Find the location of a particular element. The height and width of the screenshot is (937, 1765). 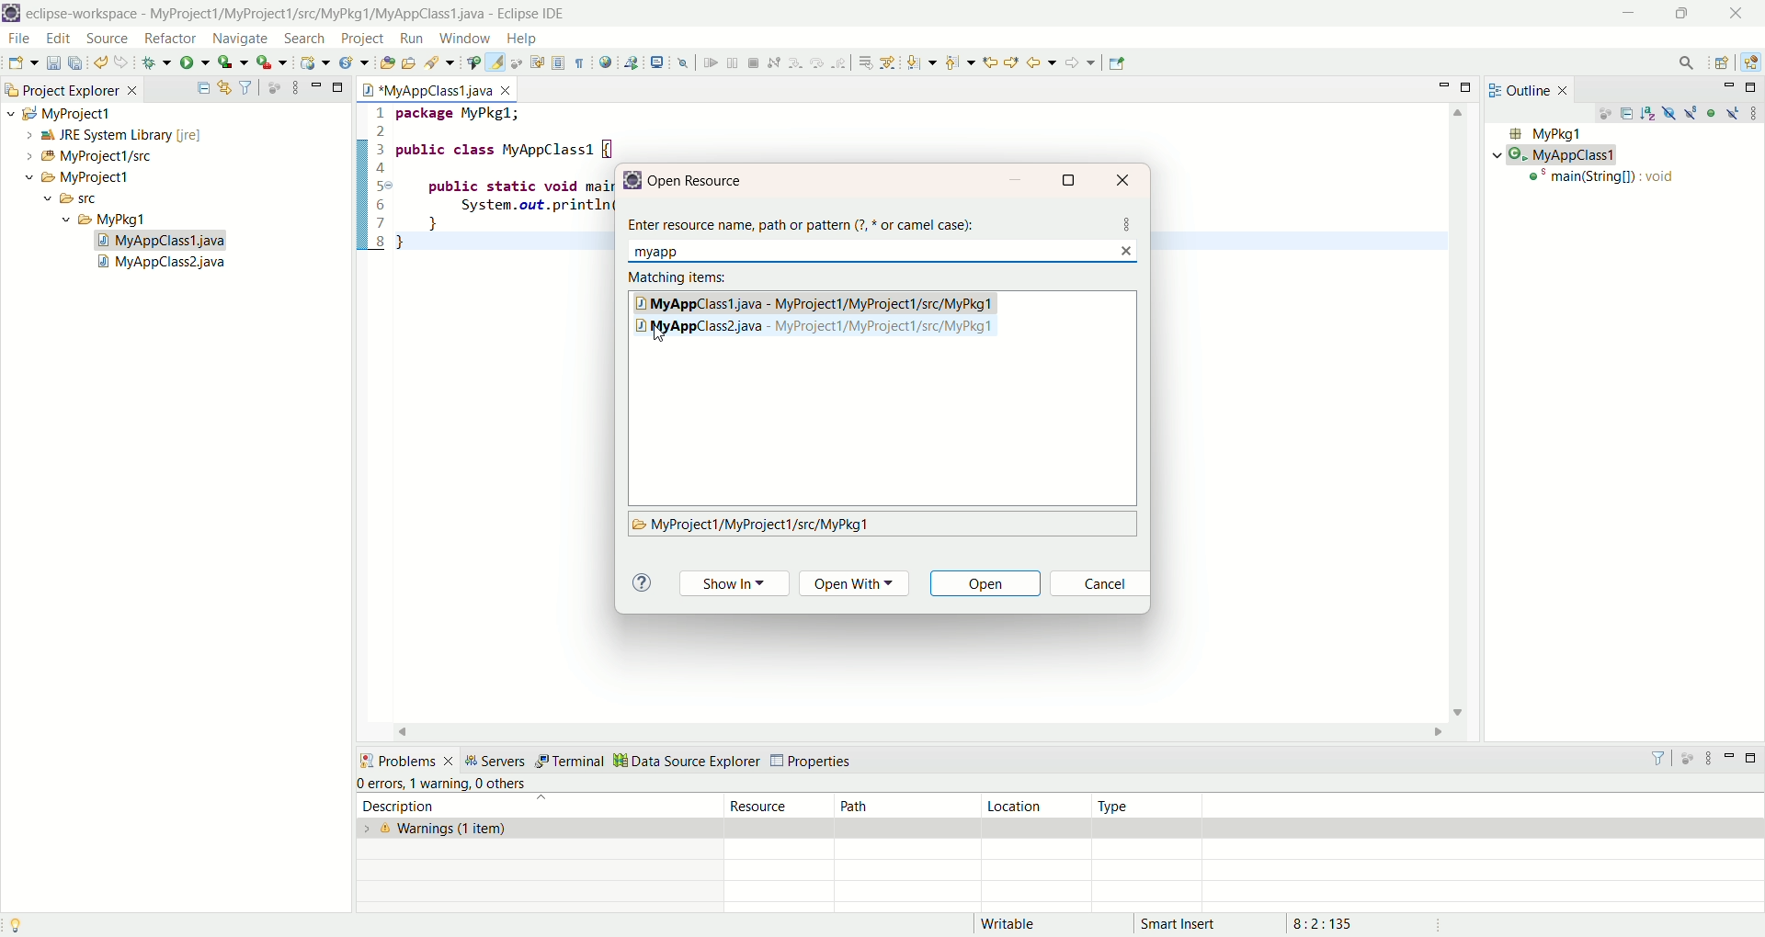

MyAppClass1.java is located at coordinates (438, 87).